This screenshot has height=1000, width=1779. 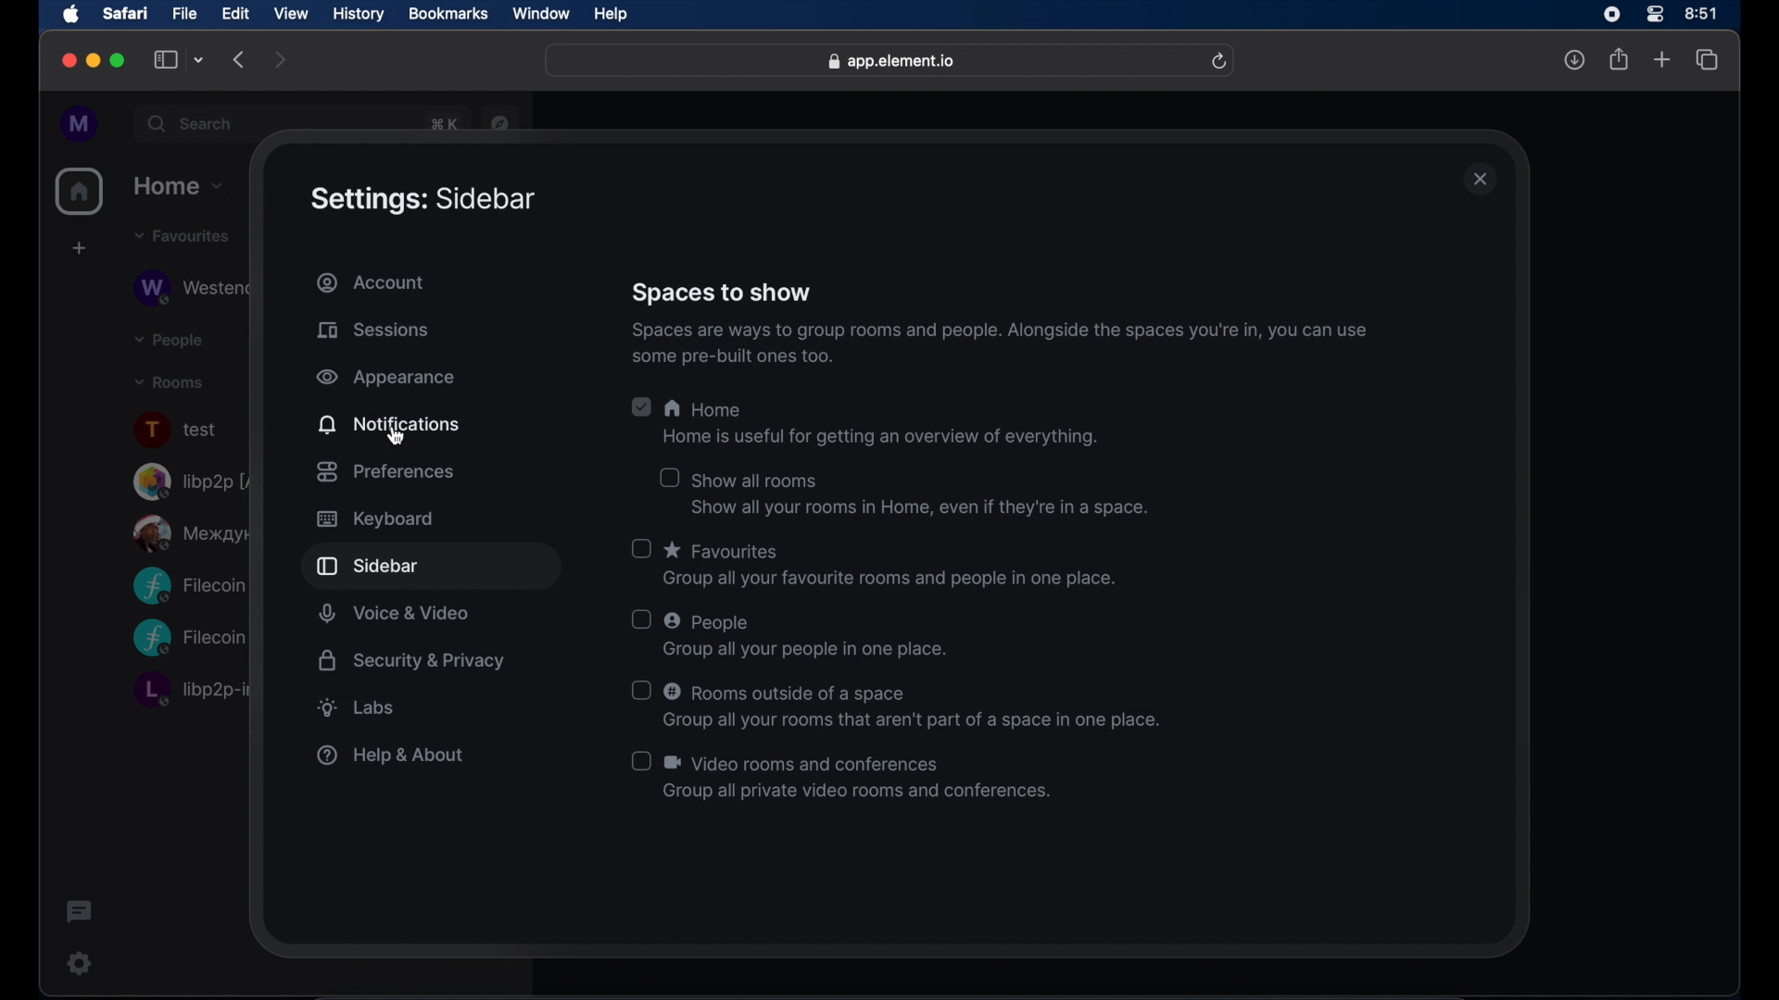 What do you see at coordinates (860, 420) in the screenshot?
I see `A Home
Home is useful for getting an overview of everything.` at bounding box center [860, 420].